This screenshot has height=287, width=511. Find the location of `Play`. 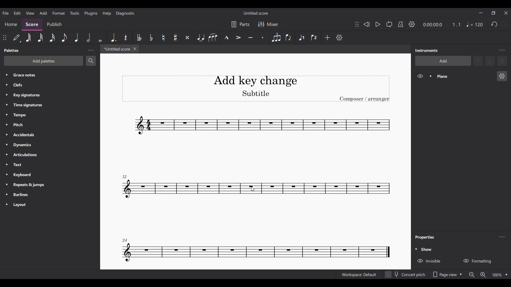

Play is located at coordinates (378, 24).